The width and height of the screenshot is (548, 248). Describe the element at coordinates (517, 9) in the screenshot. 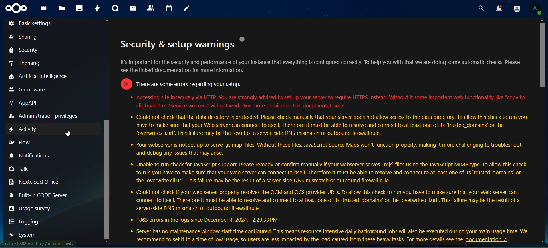

I see `search contacts` at that location.